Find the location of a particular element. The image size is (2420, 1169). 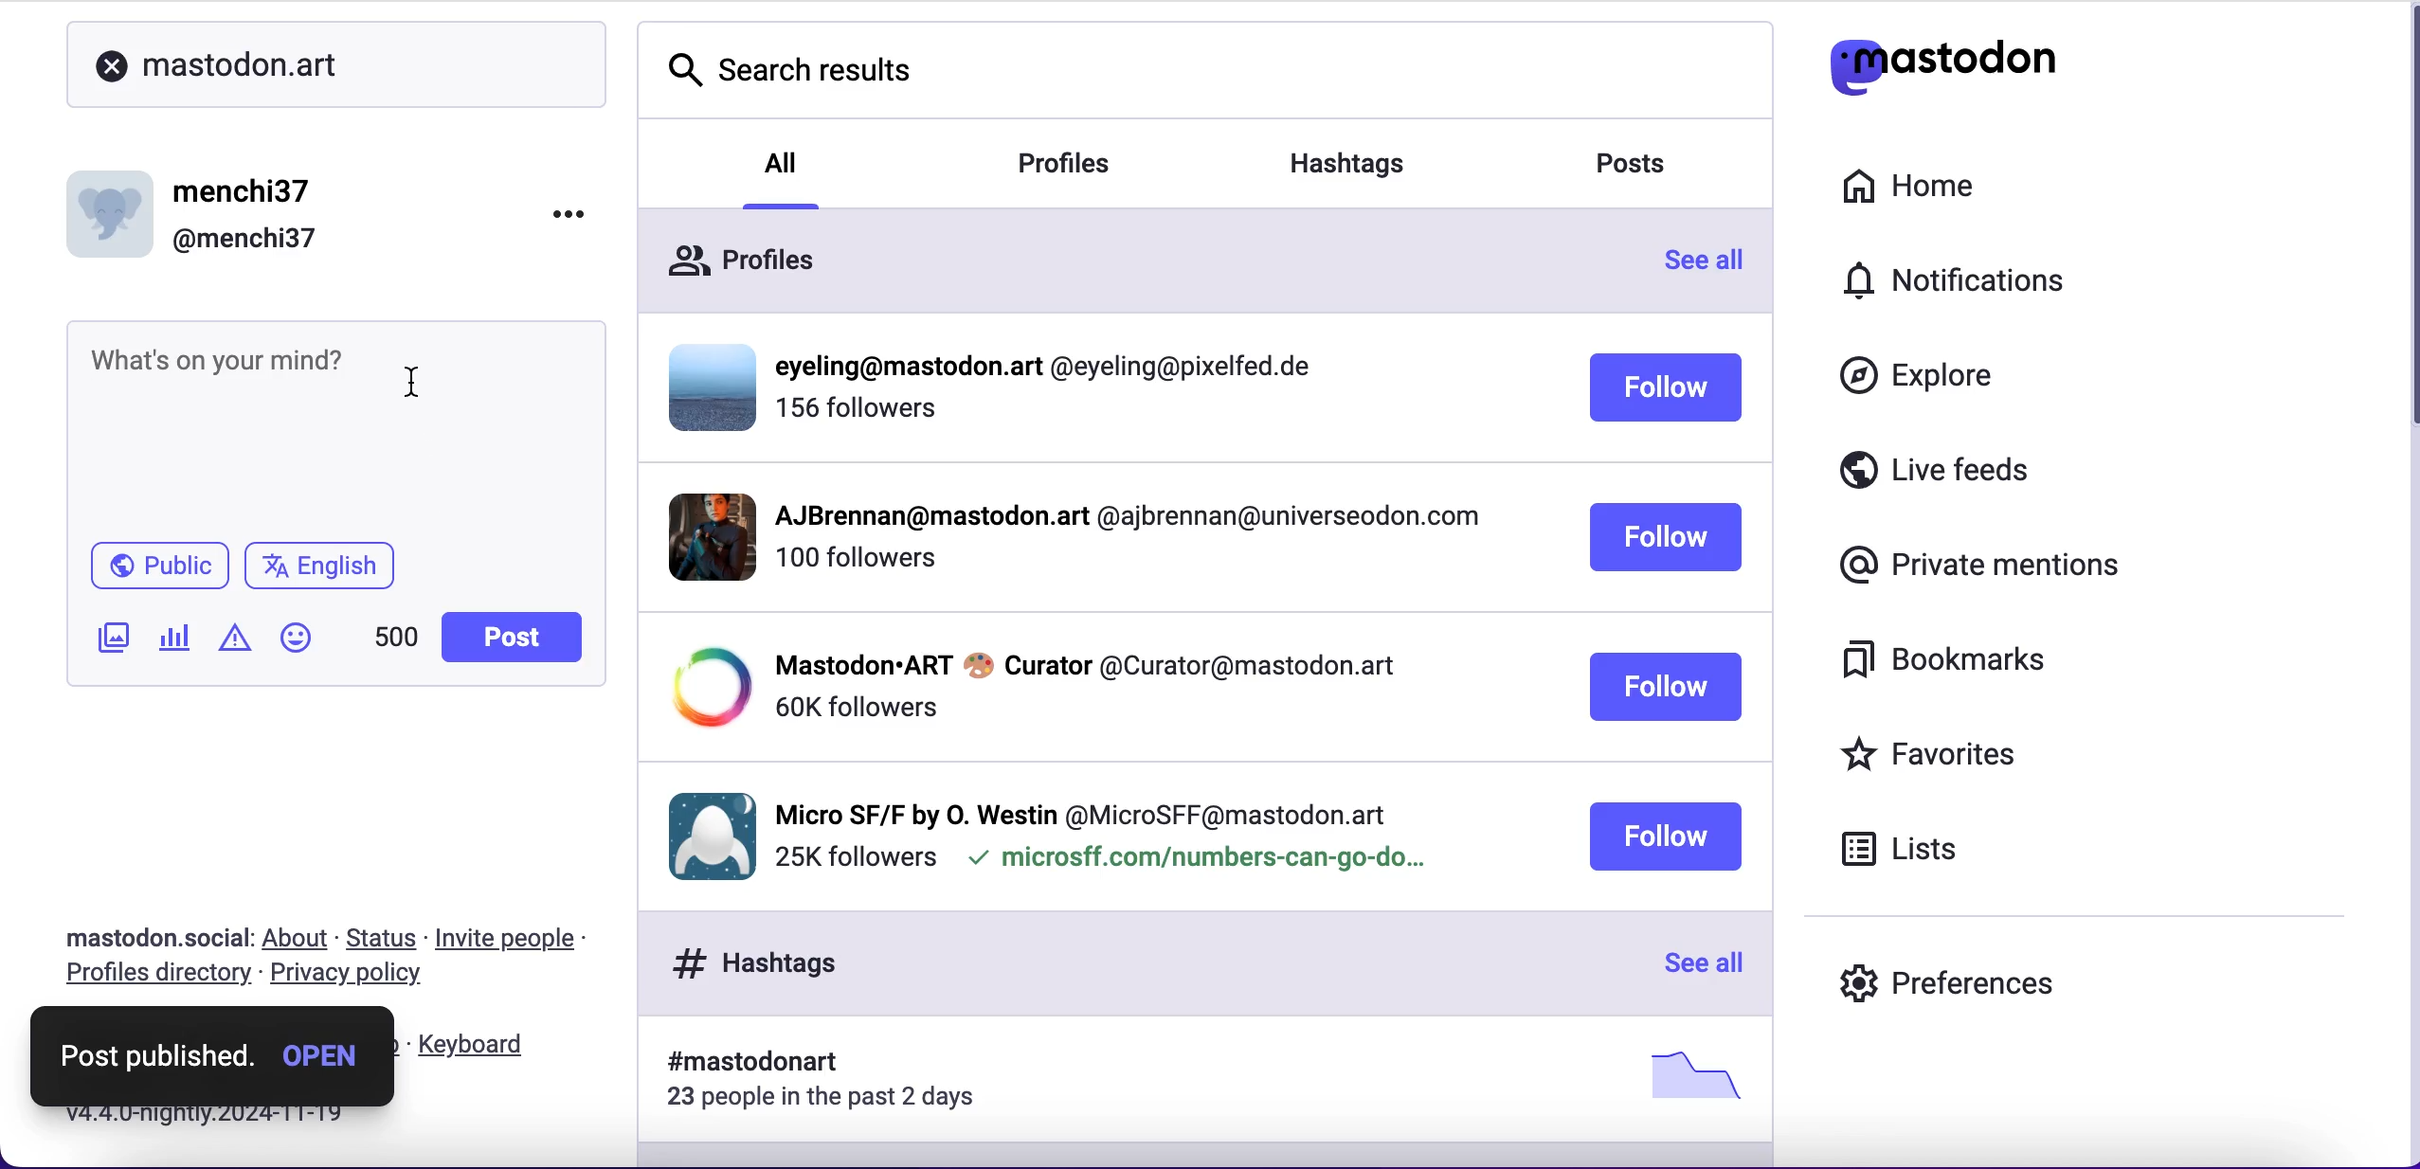

display picture is located at coordinates (704, 688).